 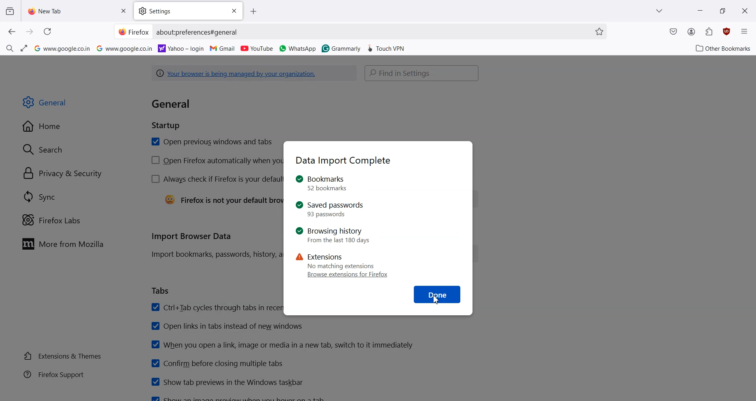 What do you see at coordinates (223, 48) in the screenshot?
I see `Gmail Bookmark` at bounding box center [223, 48].